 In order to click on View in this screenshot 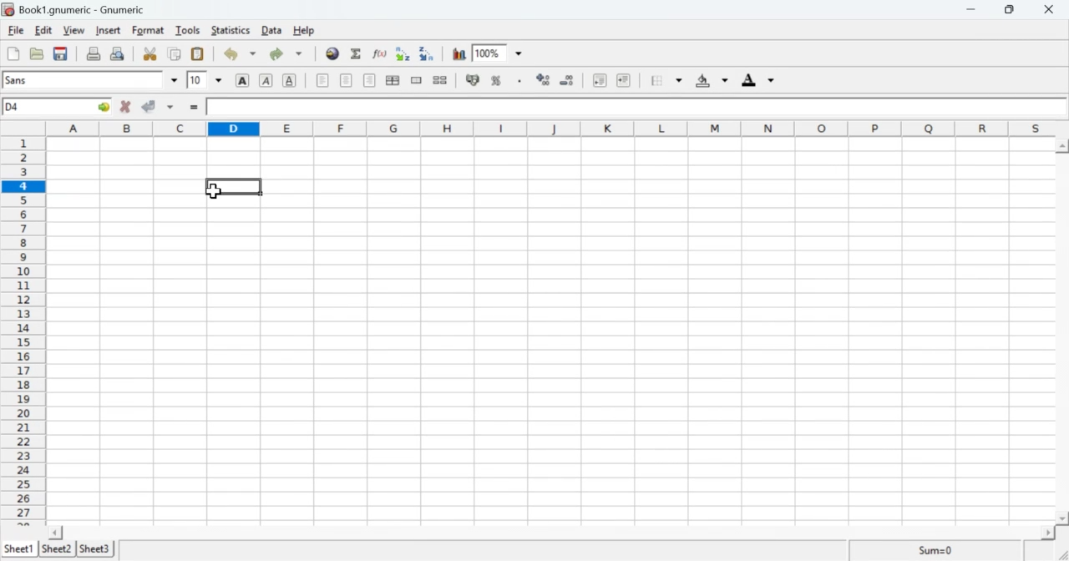, I will do `click(73, 31)`.